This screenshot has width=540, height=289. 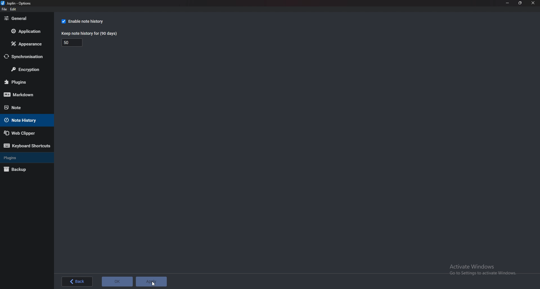 I want to click on General, so click(x=26, y=19).